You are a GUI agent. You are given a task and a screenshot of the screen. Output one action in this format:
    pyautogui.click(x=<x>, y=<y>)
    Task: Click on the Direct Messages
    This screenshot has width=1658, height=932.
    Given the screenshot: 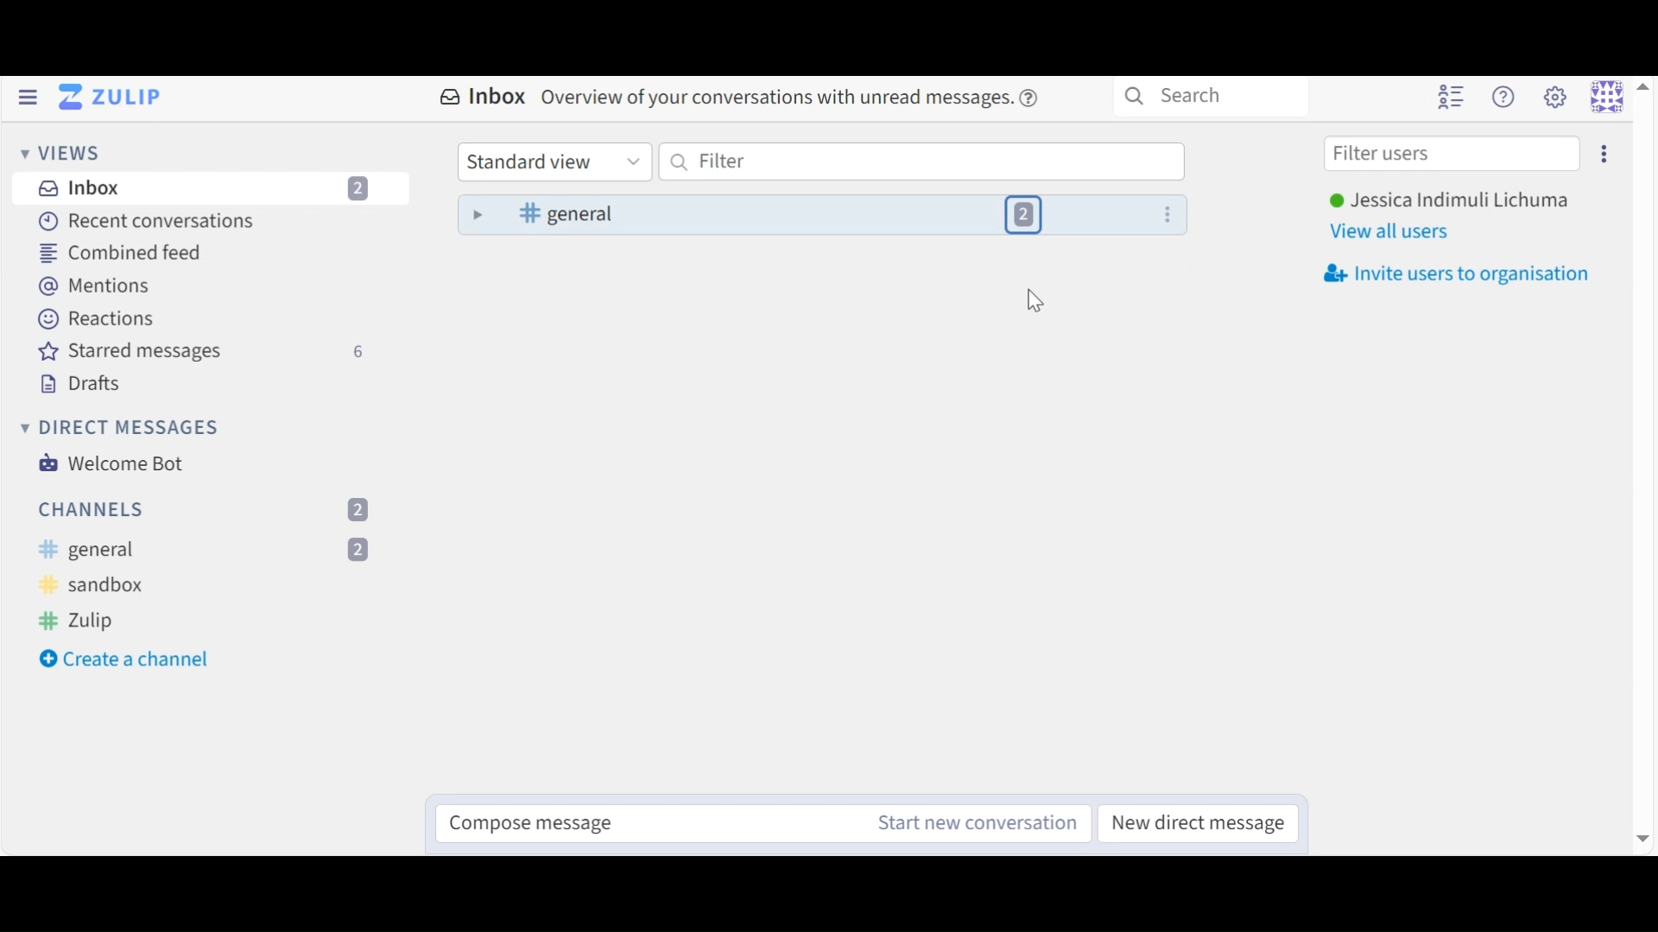 What is the action you would take?
    pyautogui.click(x=128, y=426)
    